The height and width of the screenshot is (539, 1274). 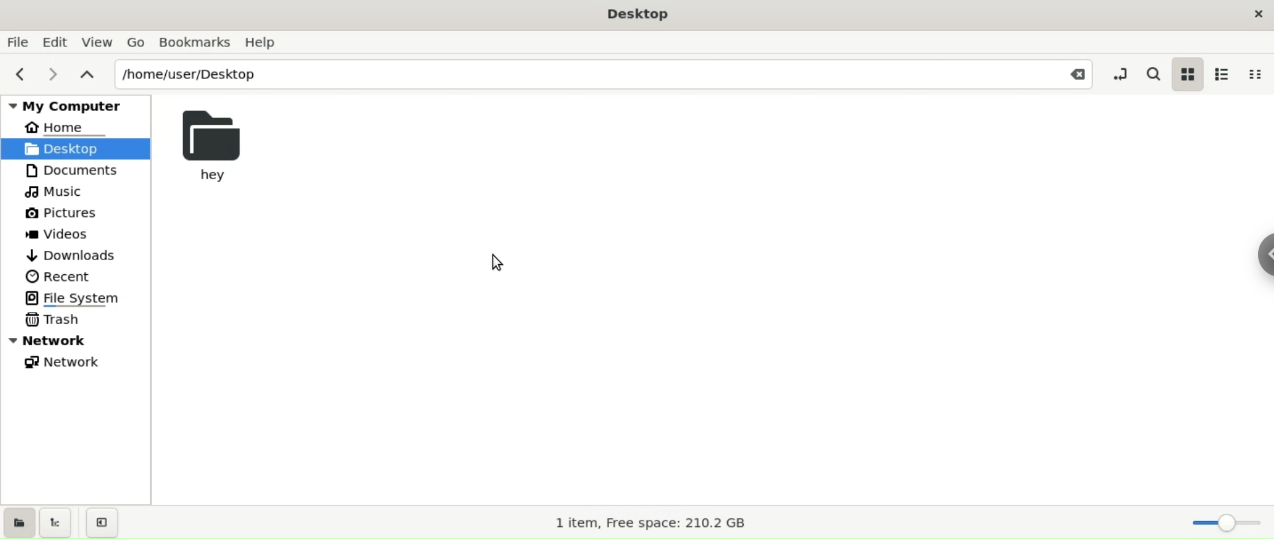 I want to click on chrome options, so click(x=1254, y=245).